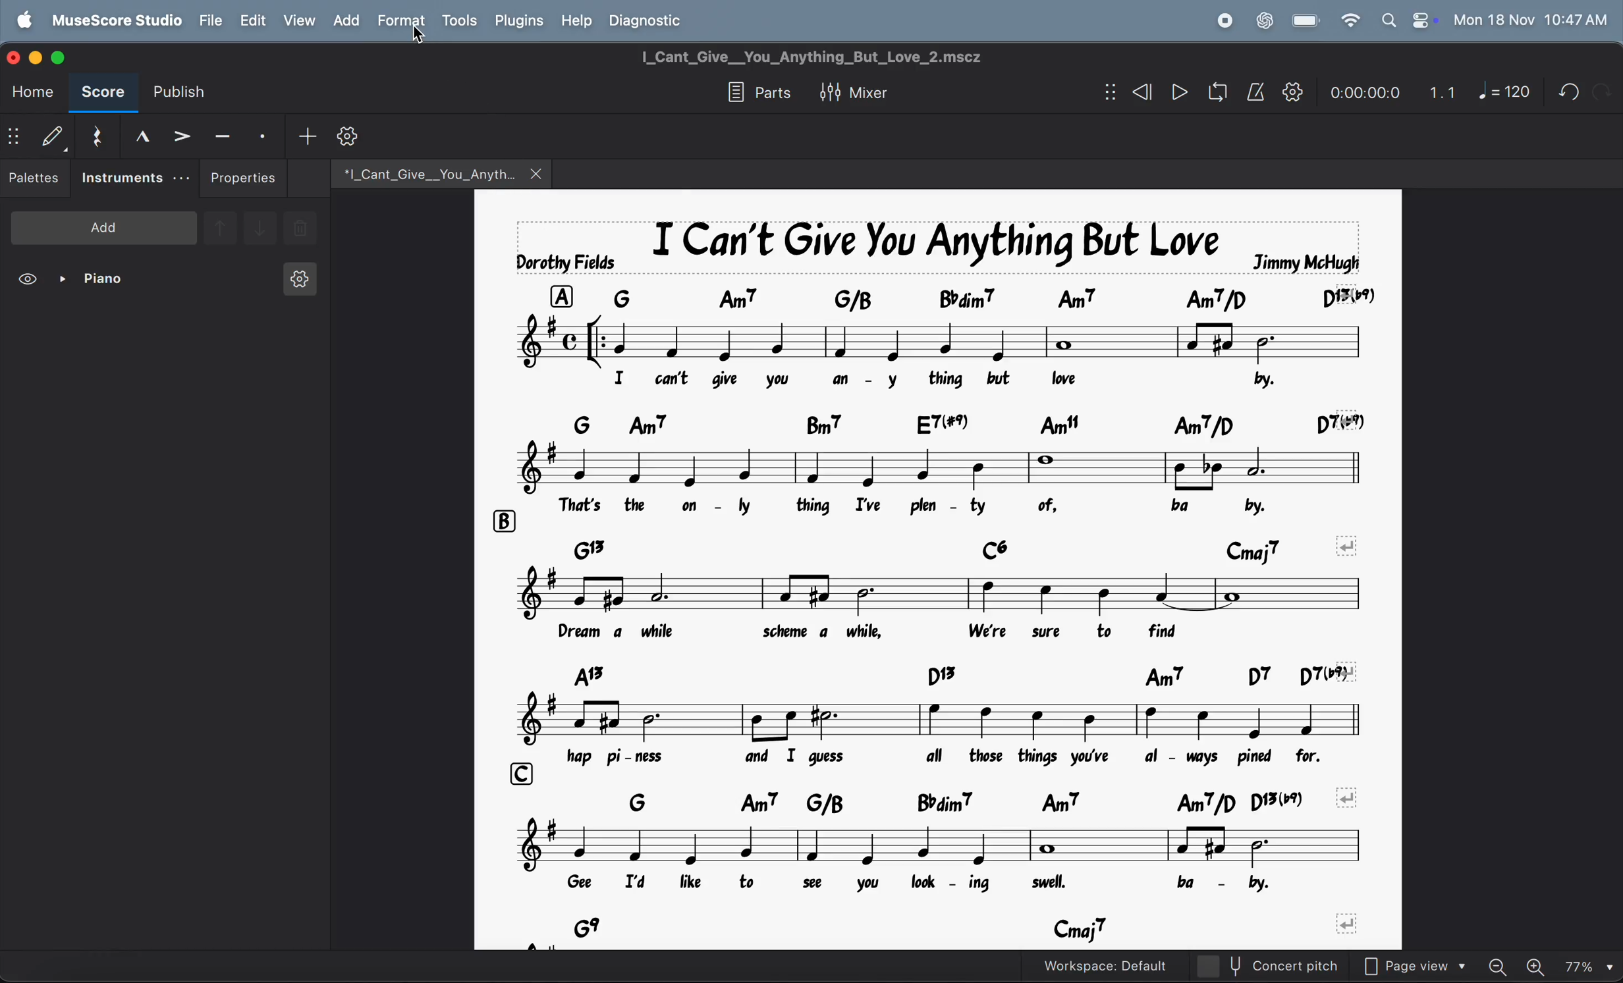  What do you see at coordinates (223, 134) in the screenshot?
I see `tenuto` at bounding box center [223, 134].